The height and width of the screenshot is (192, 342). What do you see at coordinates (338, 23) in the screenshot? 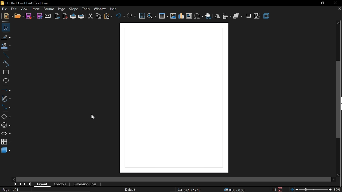
I see `move up` at bounding box center [338, 23].